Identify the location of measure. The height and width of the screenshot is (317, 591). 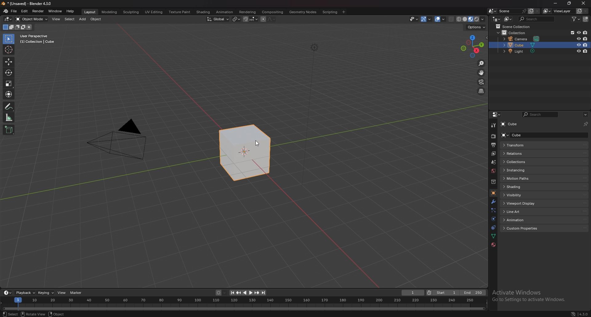
(9, 117).